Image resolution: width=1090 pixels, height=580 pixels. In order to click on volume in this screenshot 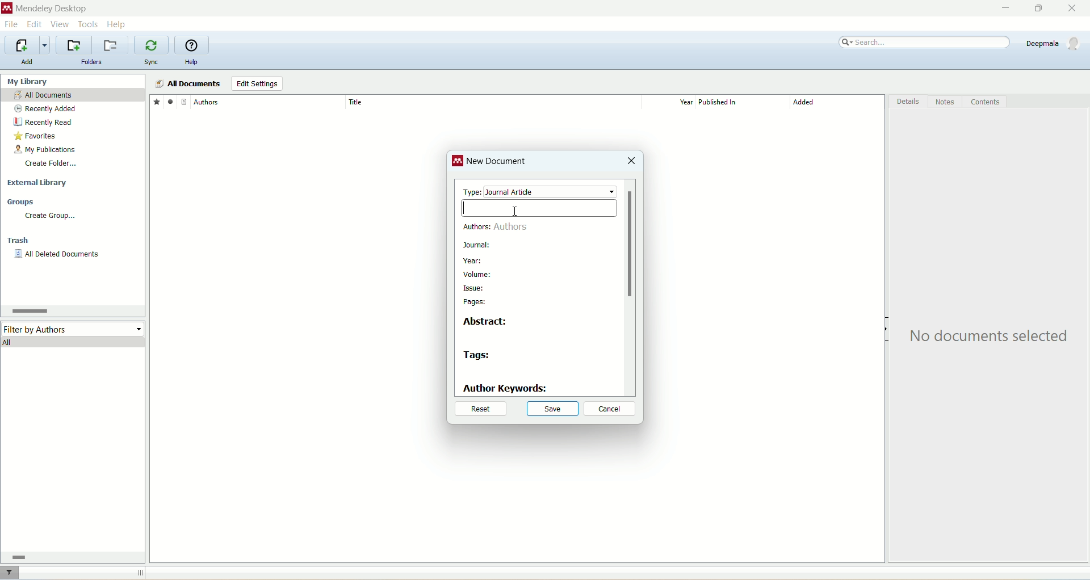, I will do `click(481, 274)`.